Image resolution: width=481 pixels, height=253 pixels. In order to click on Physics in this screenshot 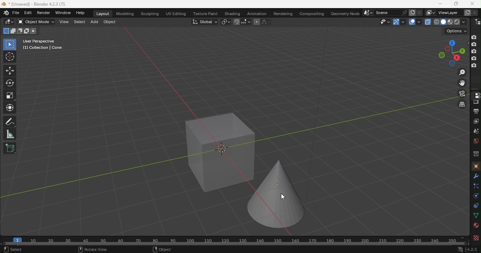, I will do `click(475, 195)`.